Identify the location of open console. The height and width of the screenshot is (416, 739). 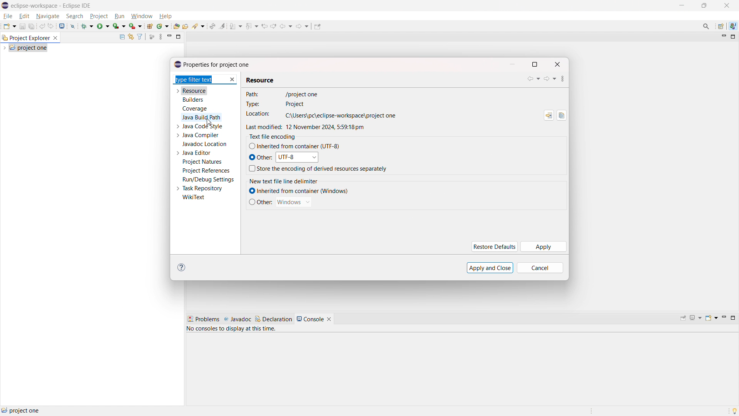
(62, 26).